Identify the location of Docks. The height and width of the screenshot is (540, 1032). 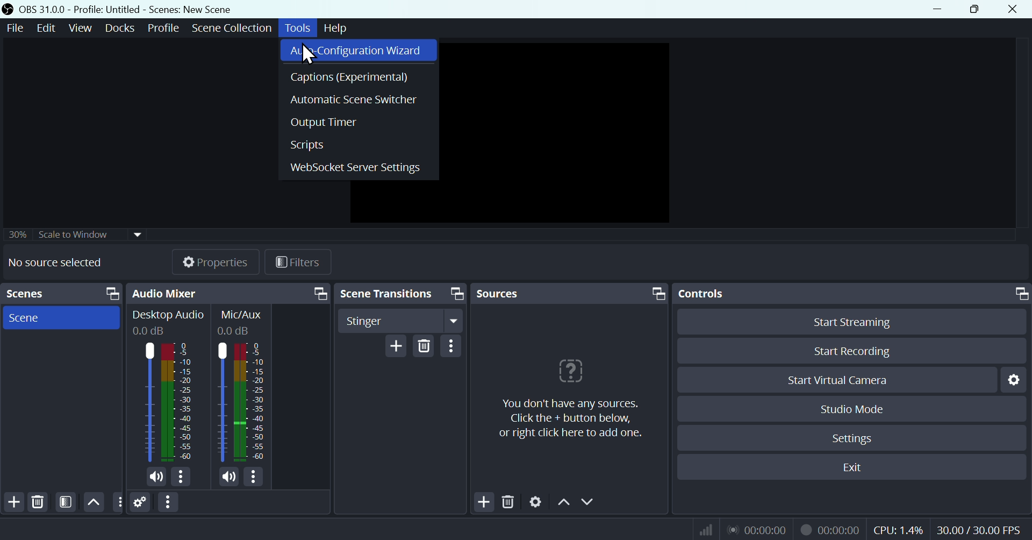
(116, 28).